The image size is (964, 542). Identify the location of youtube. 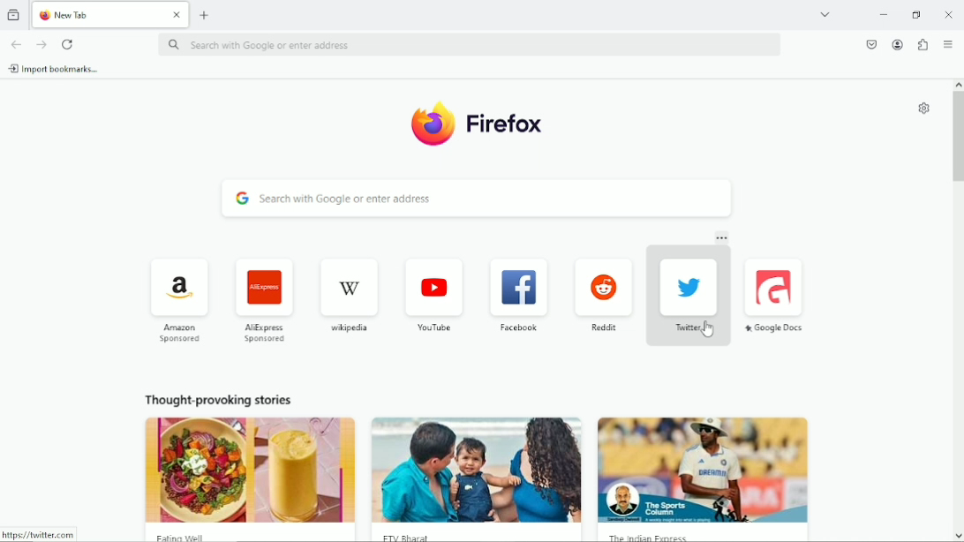
(433, 292).